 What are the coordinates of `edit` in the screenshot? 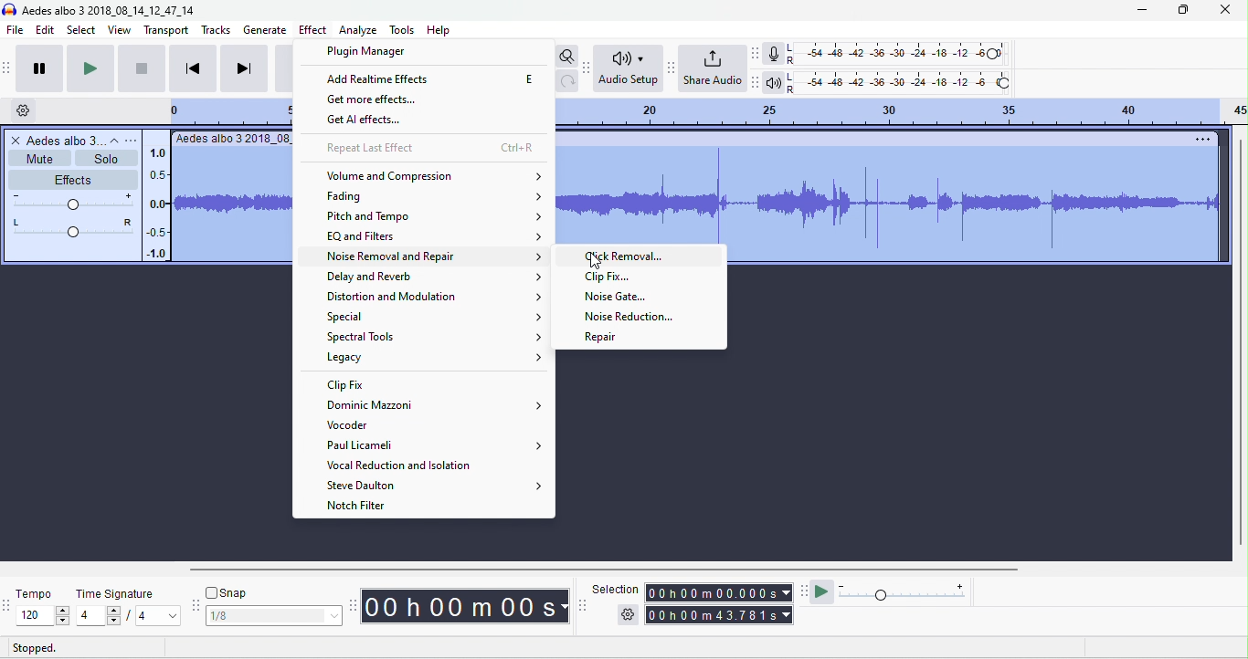 It's located at (46, 29).